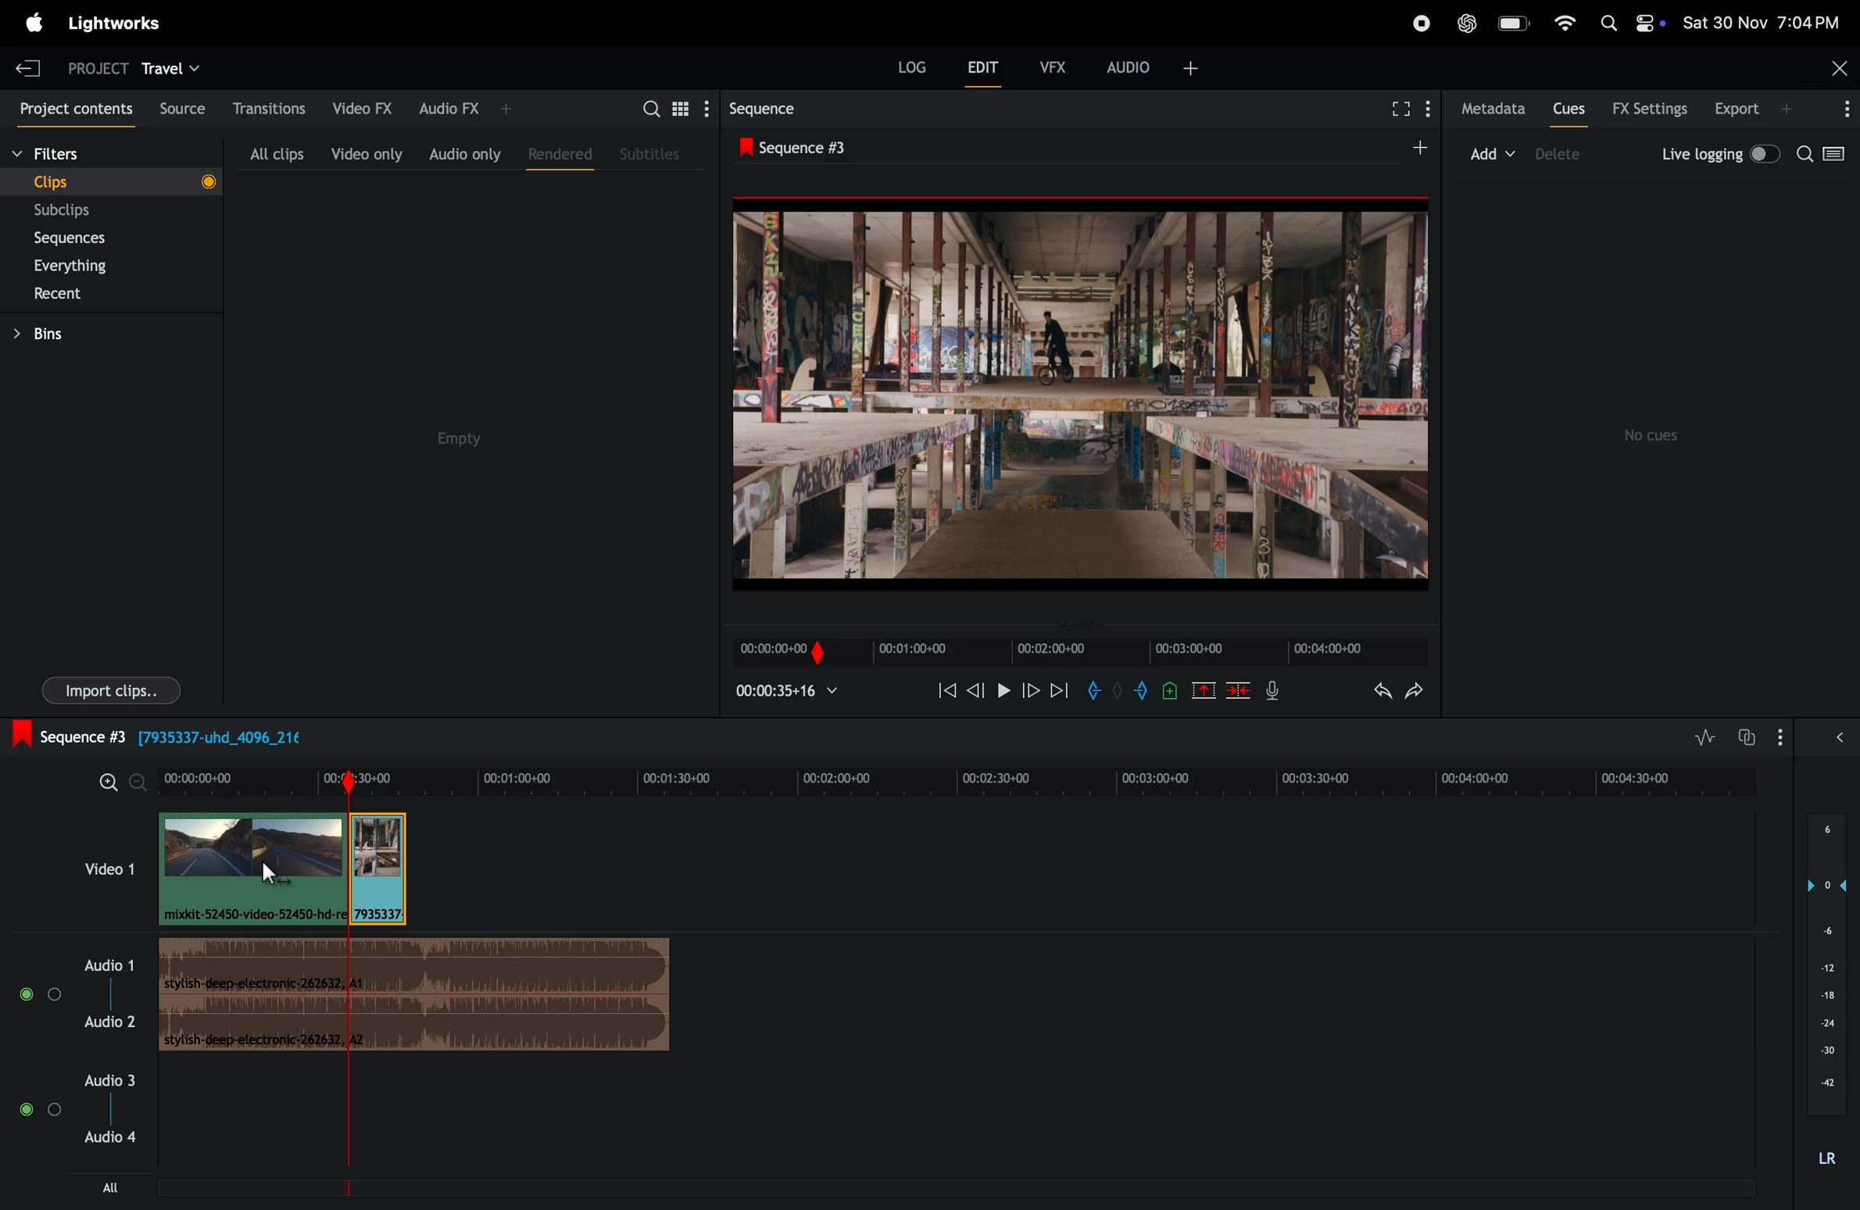 The height and width of the screenshot is (1210, 1860). I want to click on vfx, so click(1057, 69).